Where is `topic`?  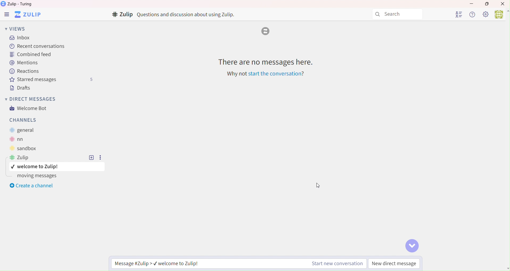 topic is located at coordinates (40, 167).